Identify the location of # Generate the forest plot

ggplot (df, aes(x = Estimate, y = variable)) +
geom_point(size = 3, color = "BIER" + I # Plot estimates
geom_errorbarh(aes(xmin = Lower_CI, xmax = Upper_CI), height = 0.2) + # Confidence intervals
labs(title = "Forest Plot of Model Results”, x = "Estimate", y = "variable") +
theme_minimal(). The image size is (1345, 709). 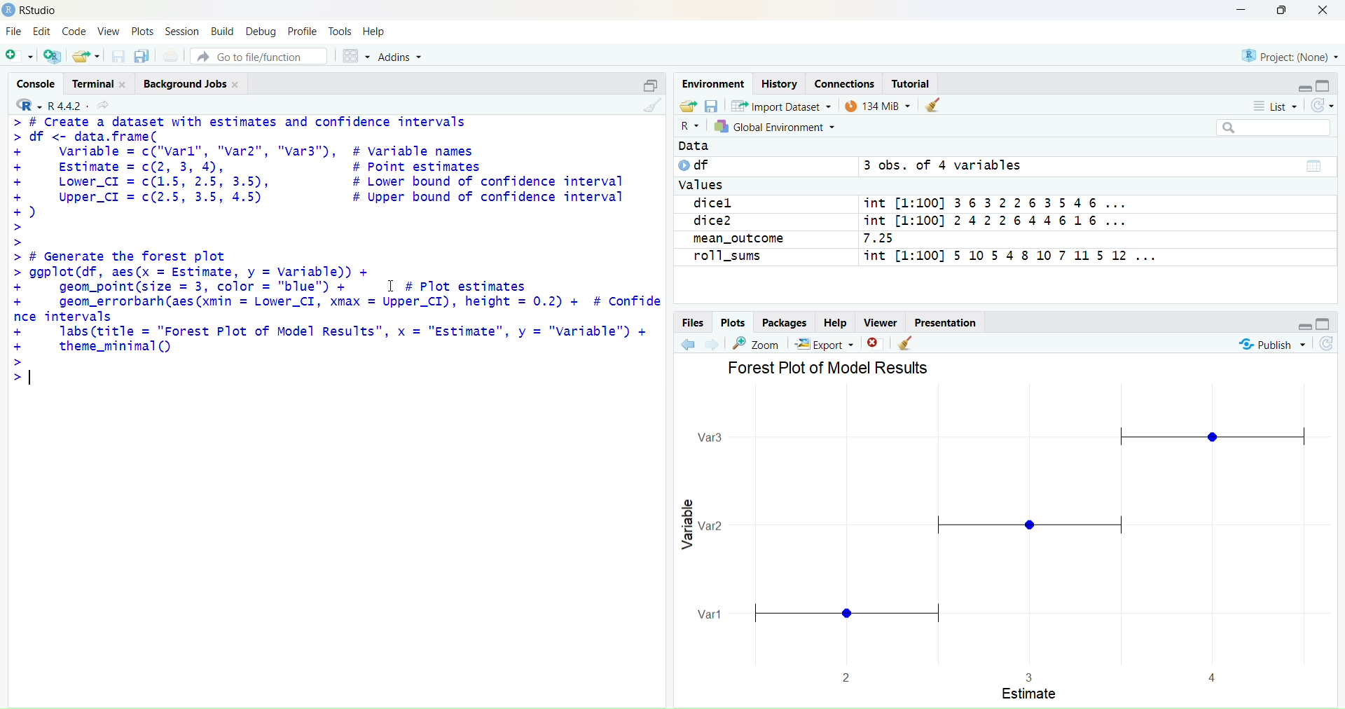
(336, 321).